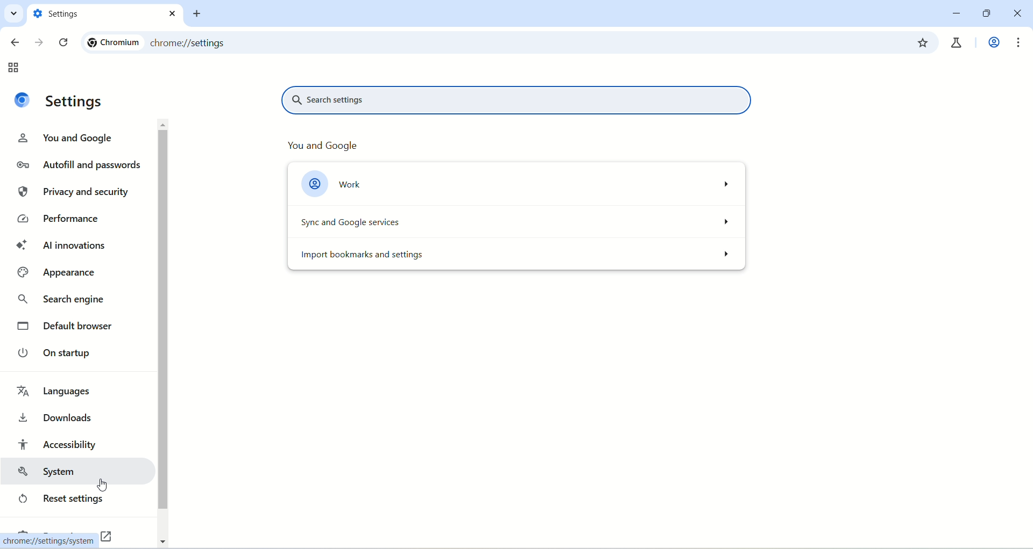 The height and width of the screenshot is (549, 1033). Describe the element at coordinates (64, 302) in the screenshot. I see `search engine` at that location.